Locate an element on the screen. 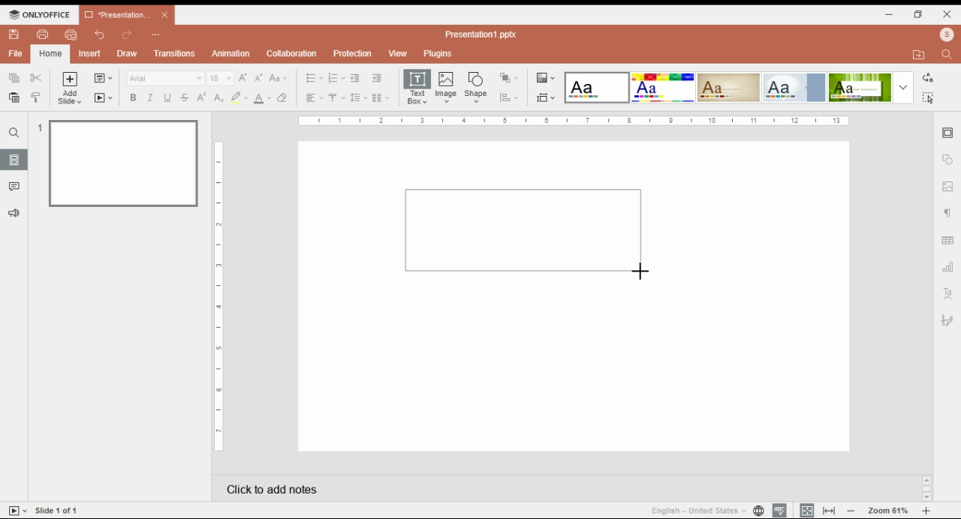 The width and height of the screenshot is (961, 519). Ruler is located at coordinates (218, 295).